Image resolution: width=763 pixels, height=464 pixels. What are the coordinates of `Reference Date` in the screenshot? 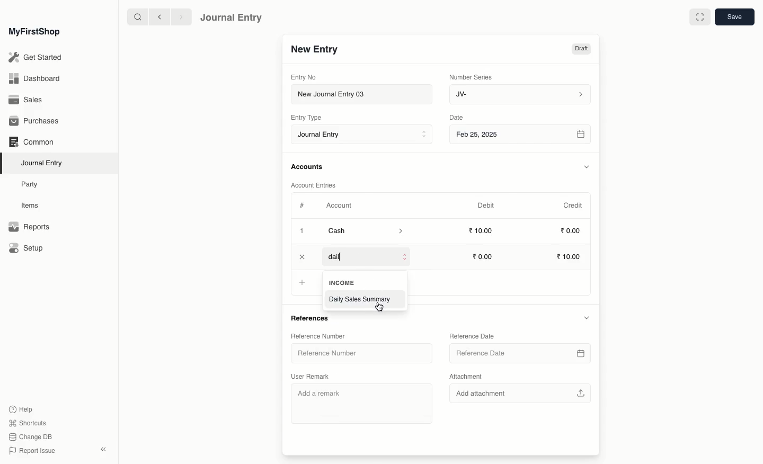 It's located at (471, 335).